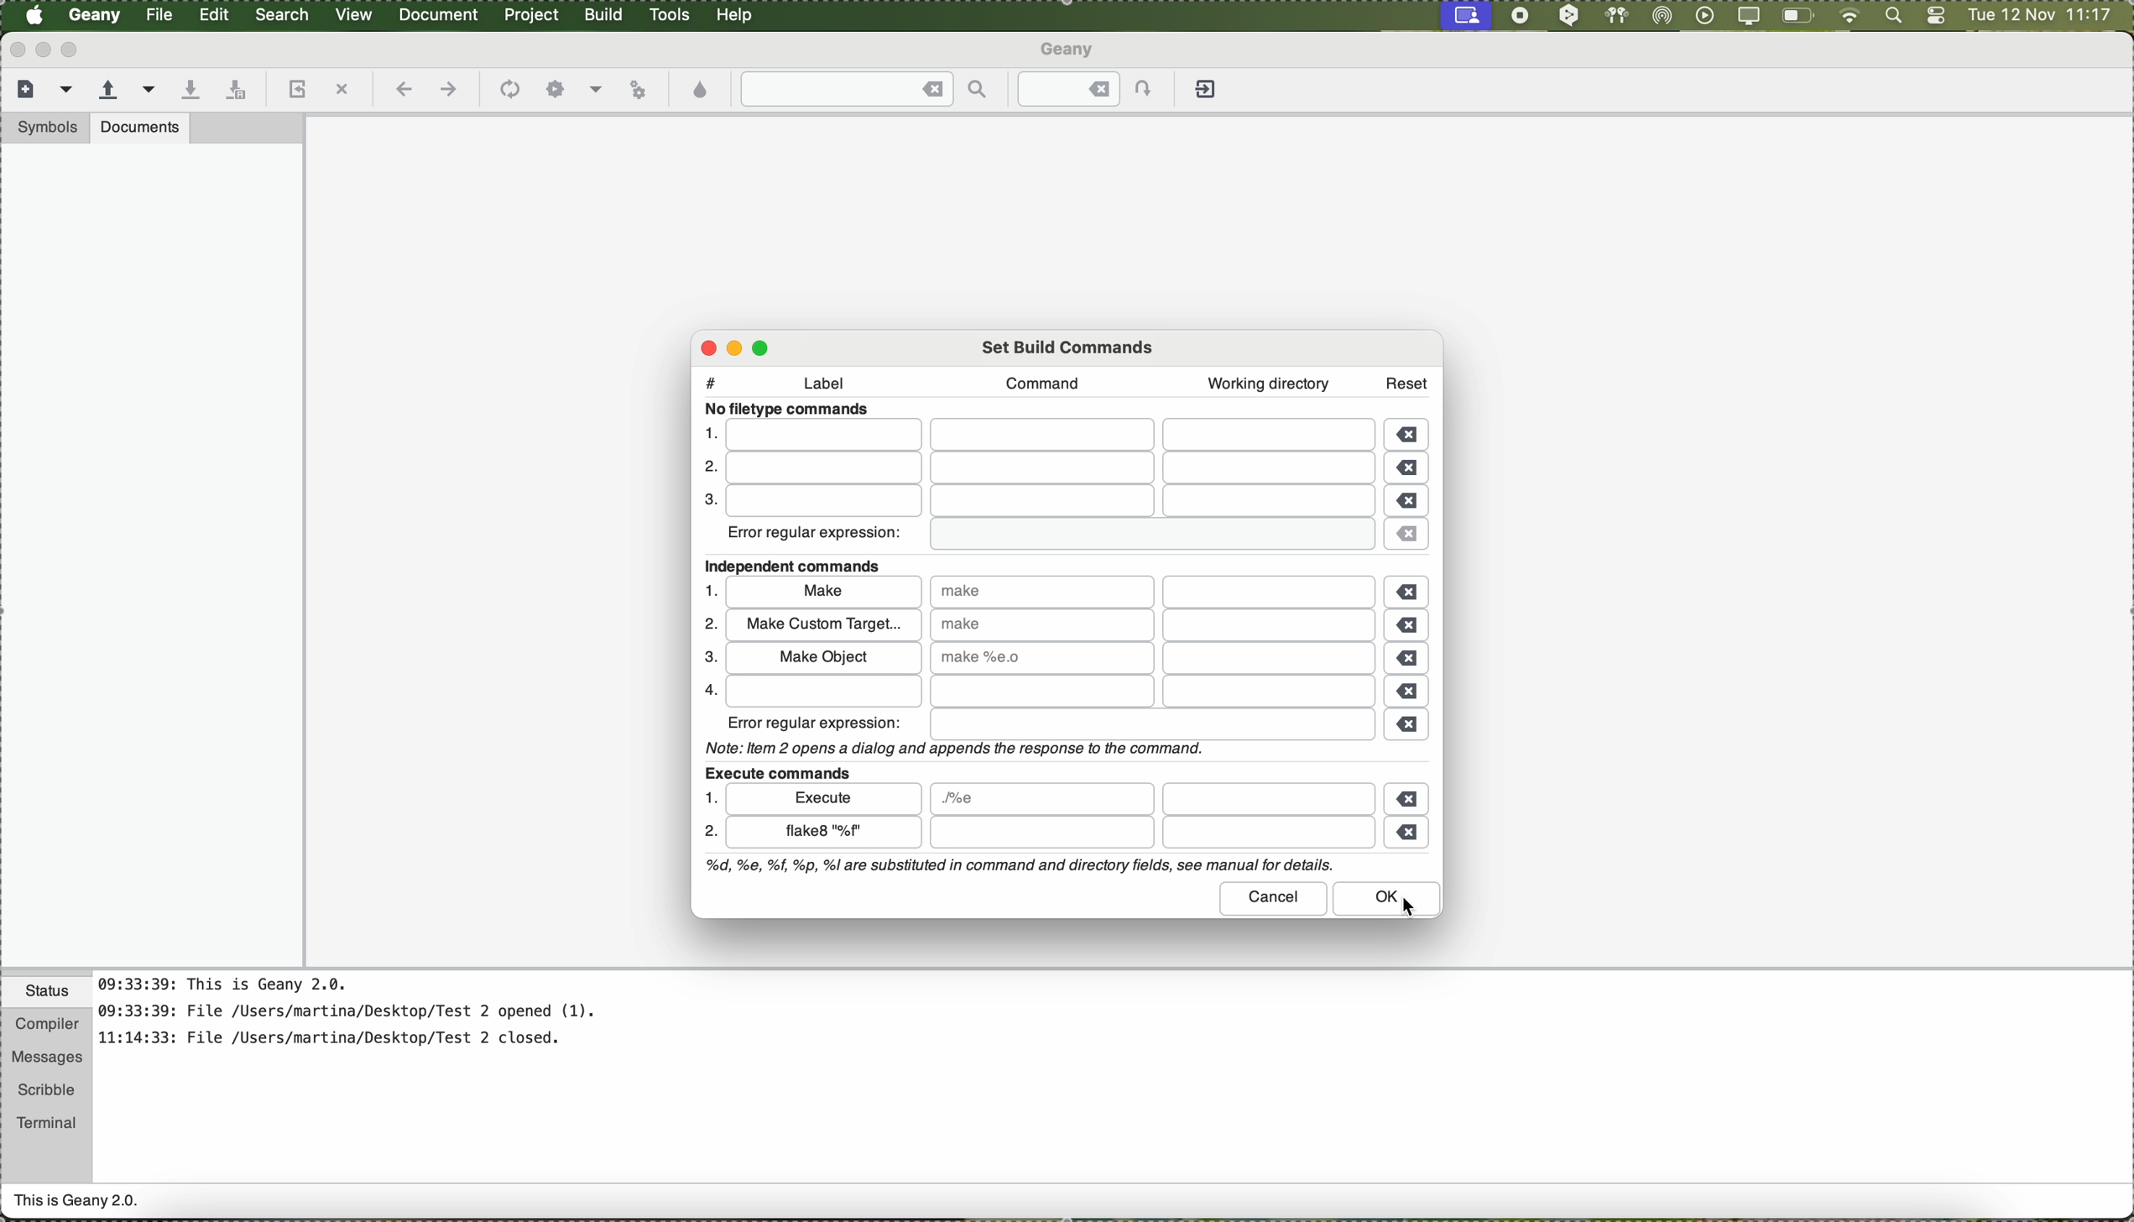  Describe the element at coordinates (96, 16) in the screenshot. I see `Geany` at that location.